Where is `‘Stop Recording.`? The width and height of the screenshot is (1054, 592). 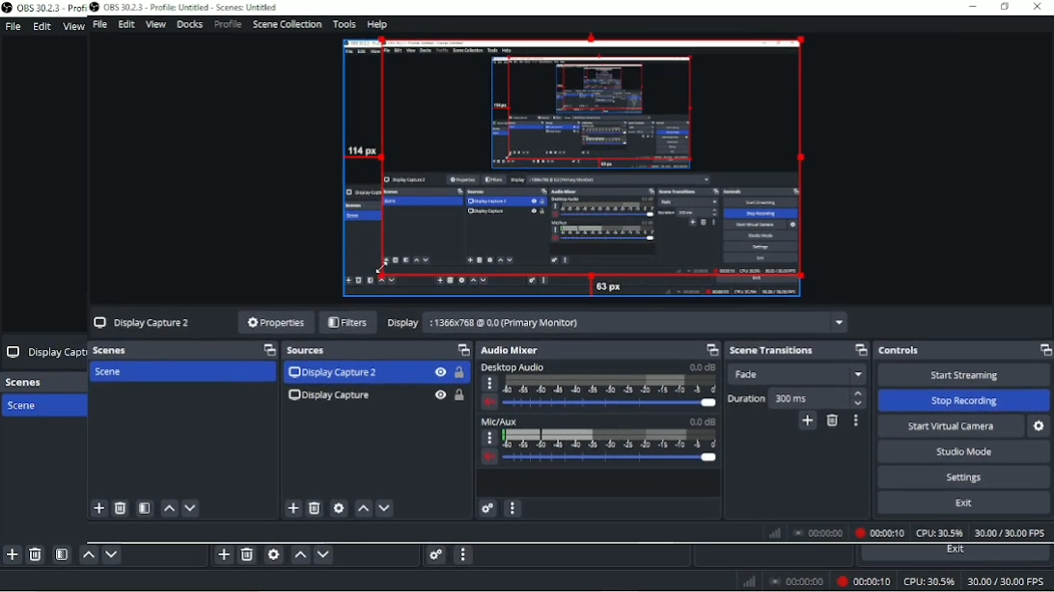
‘Stop Recording. is located at coordinates (958, 399).